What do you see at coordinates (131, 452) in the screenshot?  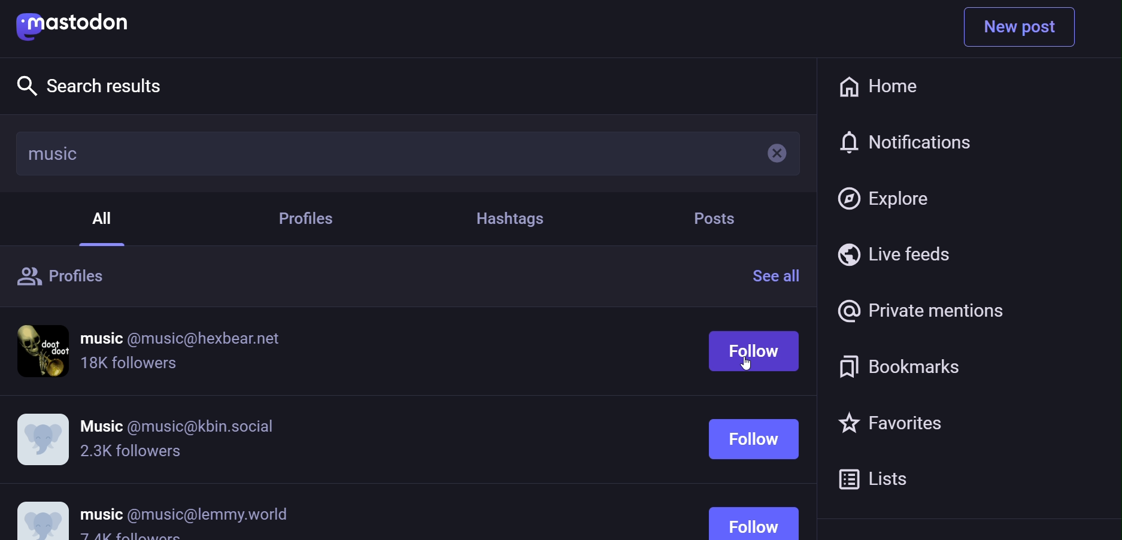 I see `followers` at bounding box center [131, 452].